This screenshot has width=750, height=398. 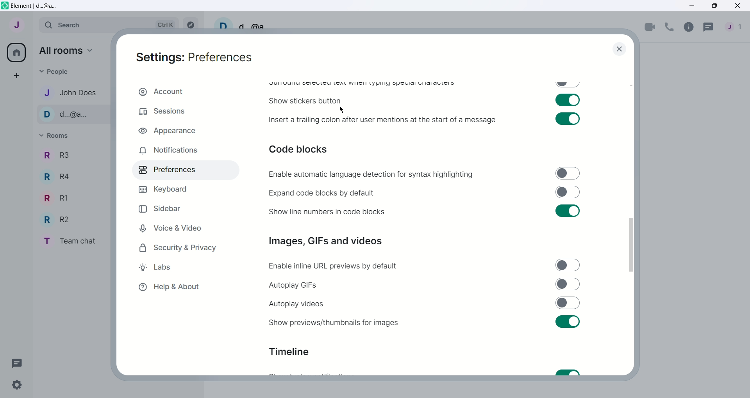 I want to click on Enable automatic language detection for syntax highlighting, so click(x=371, y=174).